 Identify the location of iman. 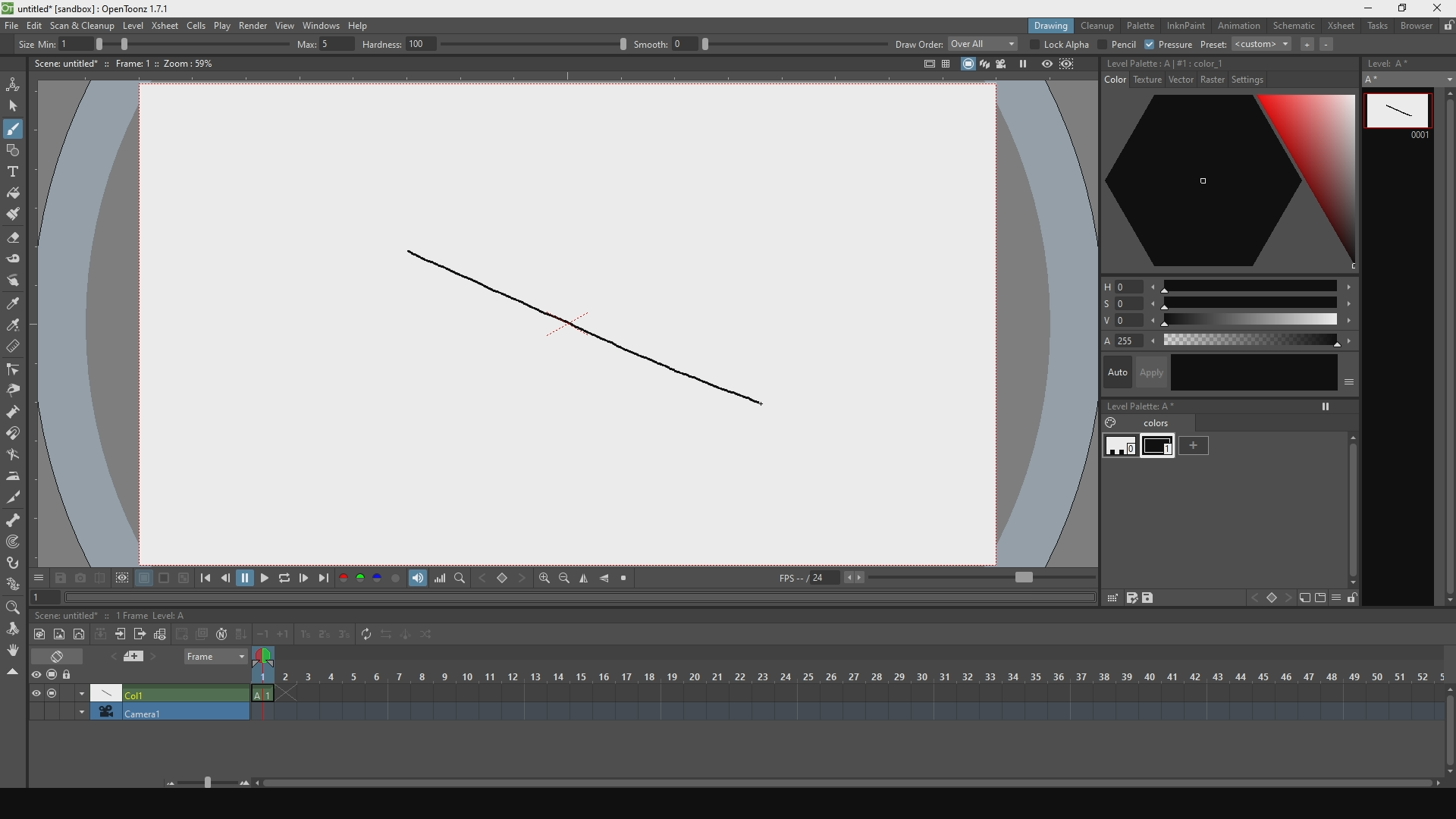
(17, 436).